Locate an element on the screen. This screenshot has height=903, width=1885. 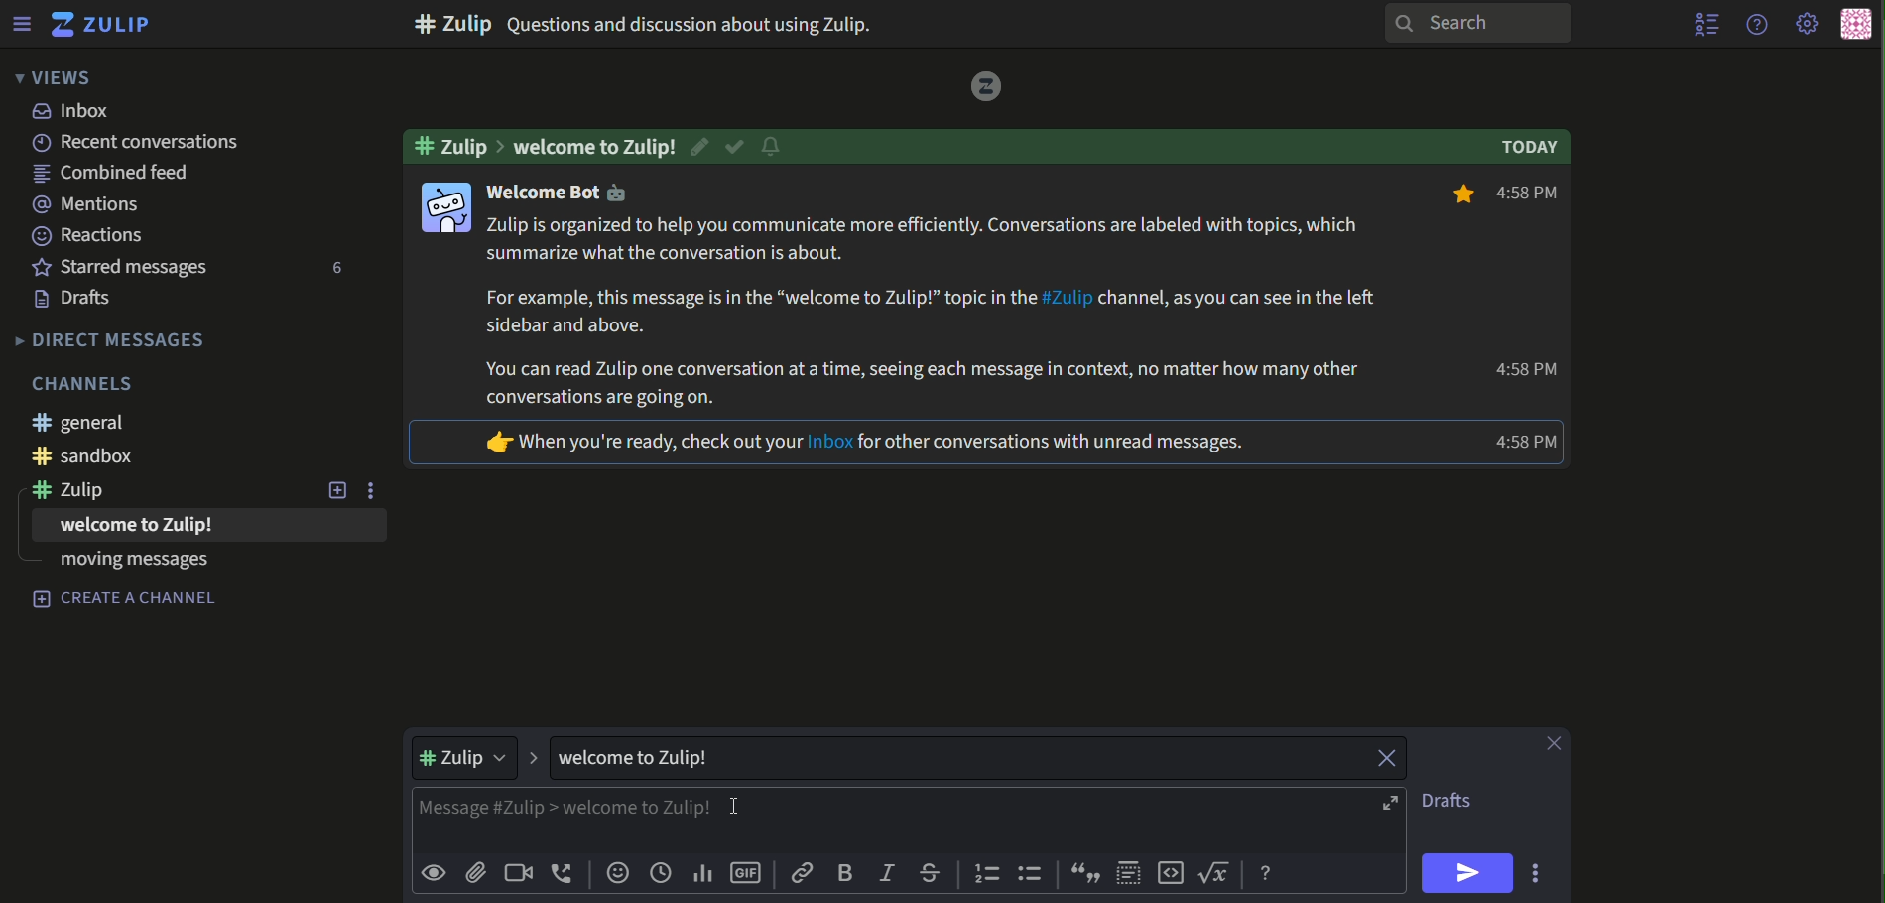
text is located at coordinates (454, 145).